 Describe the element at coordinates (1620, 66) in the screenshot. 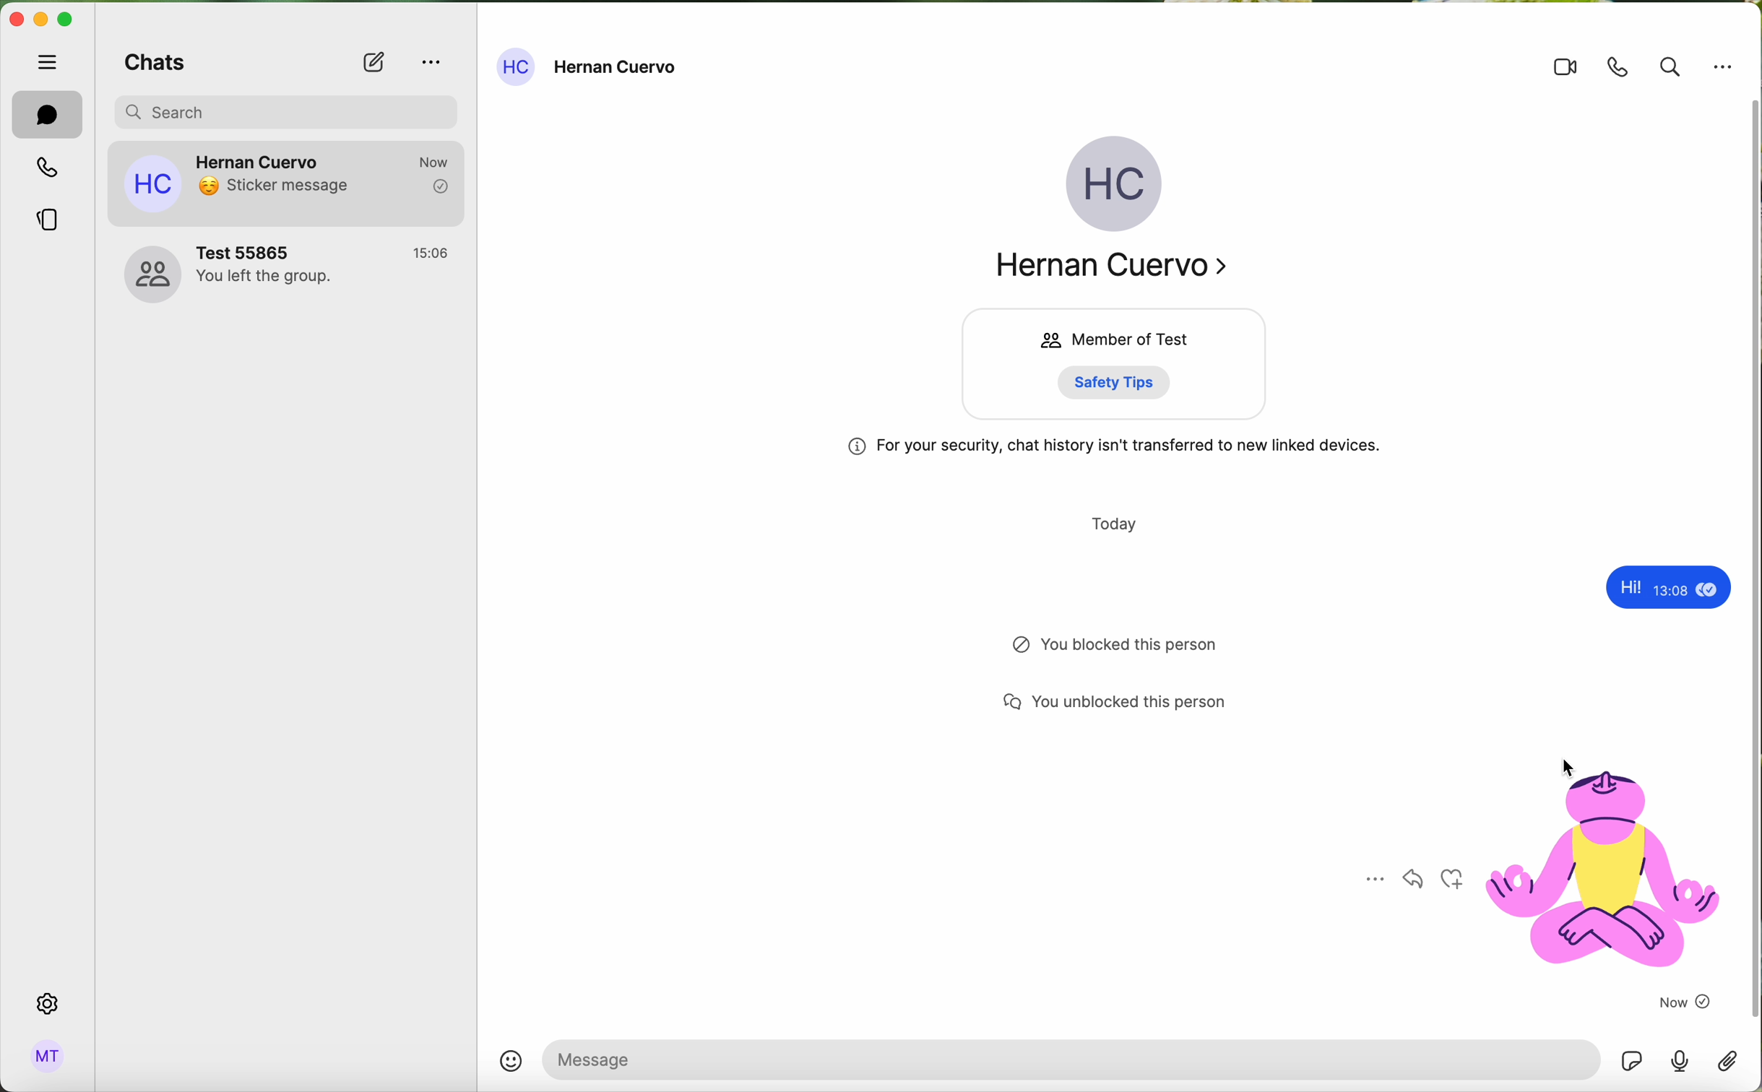

I see `call` at that location.